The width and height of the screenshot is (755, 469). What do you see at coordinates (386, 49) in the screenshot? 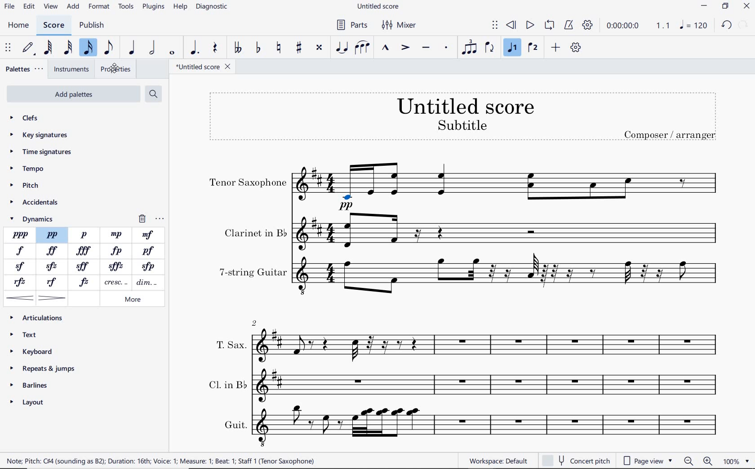
I see `MARCATO` at bounding box center [386, 49].